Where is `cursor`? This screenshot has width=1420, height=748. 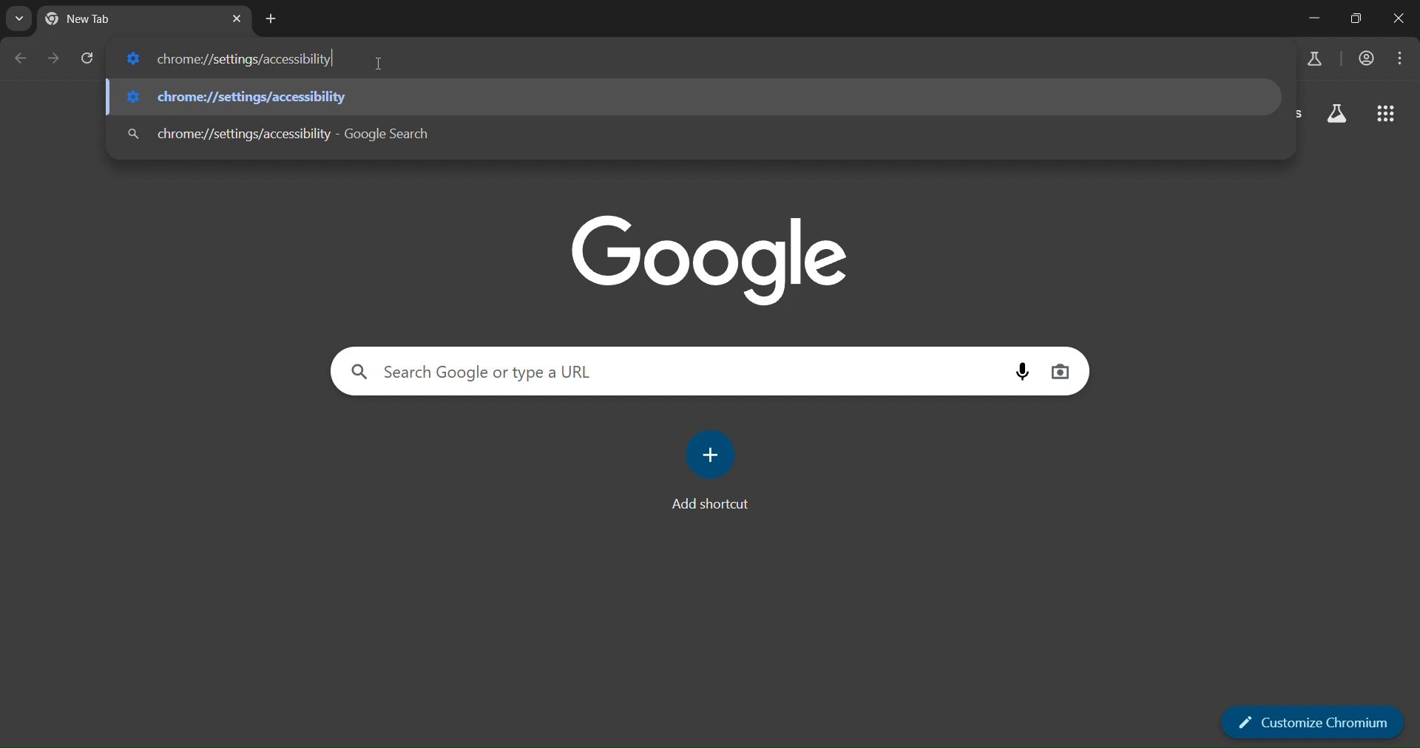
cursor is located at coordinates (380, 67).